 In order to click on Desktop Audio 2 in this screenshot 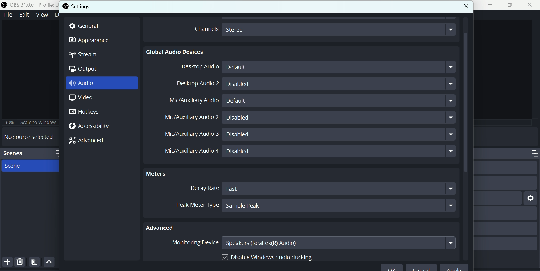, I will do `click(196, 83)`.